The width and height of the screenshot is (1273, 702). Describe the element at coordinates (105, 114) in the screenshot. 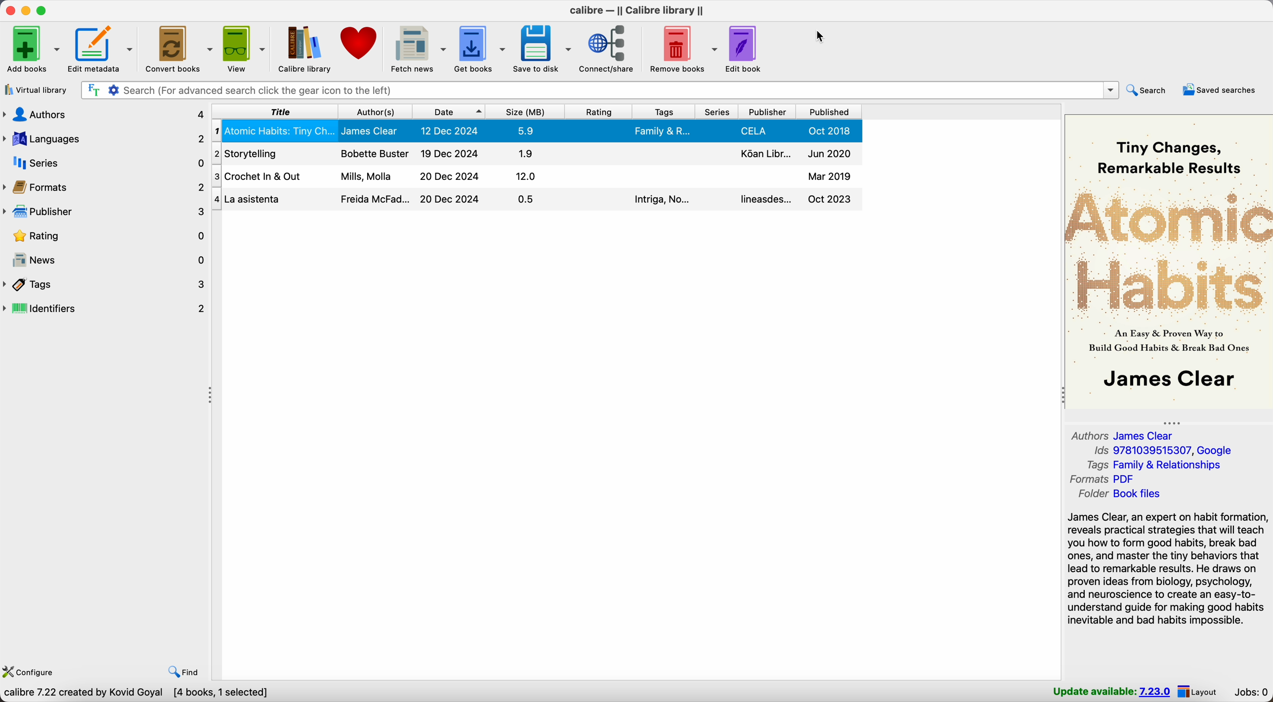

I see `authors` at that location.